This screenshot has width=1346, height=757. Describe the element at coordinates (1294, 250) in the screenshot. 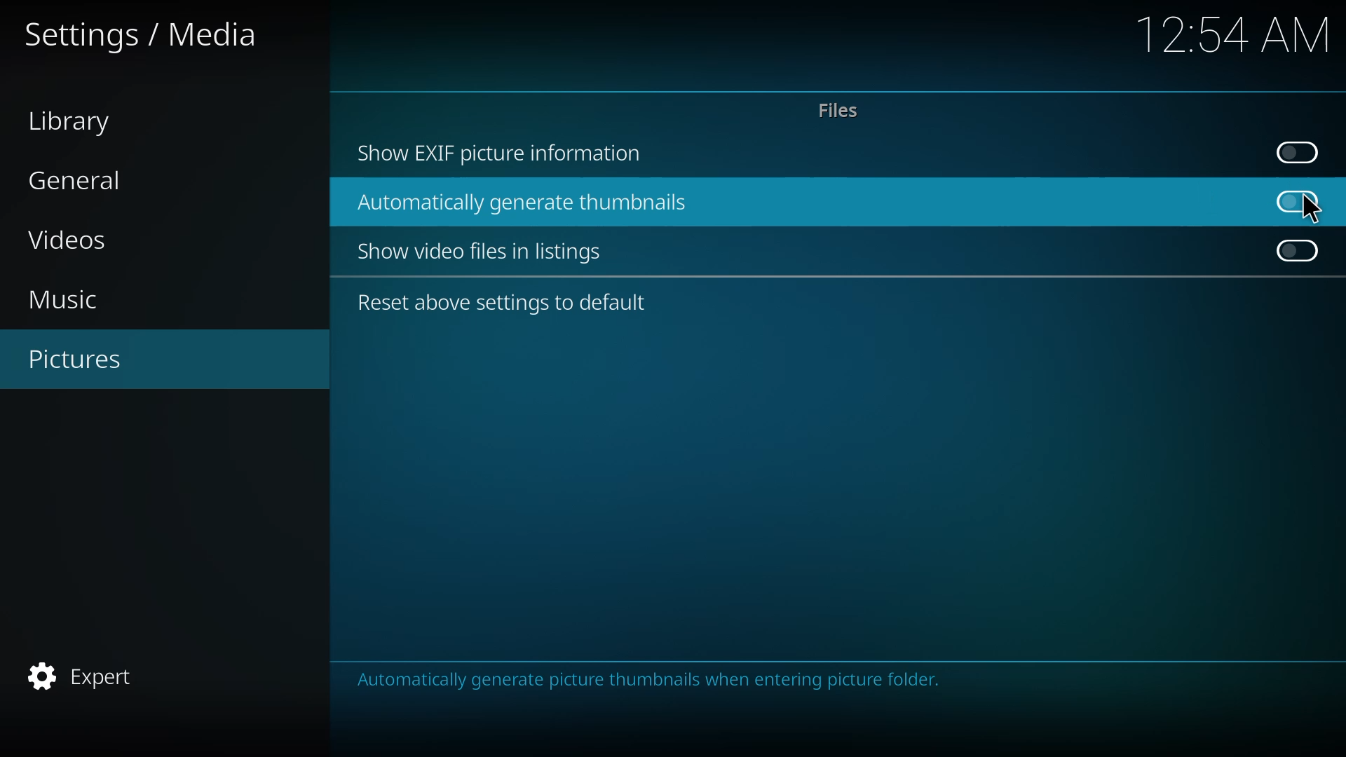

I see `click to enable` at that location.